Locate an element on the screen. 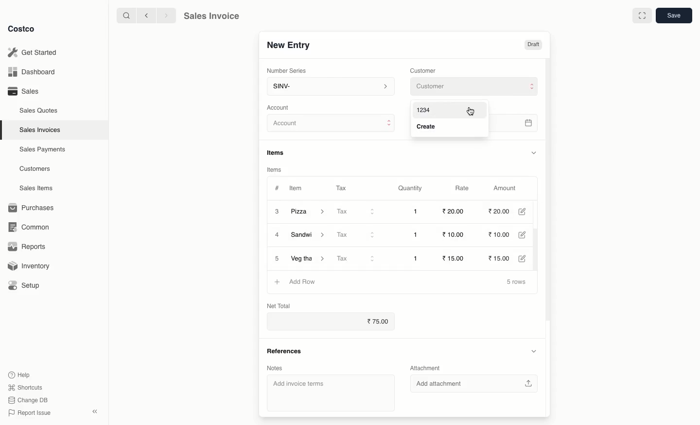 The image size is (700, 425). Draft is located at coordinates (533, 45).